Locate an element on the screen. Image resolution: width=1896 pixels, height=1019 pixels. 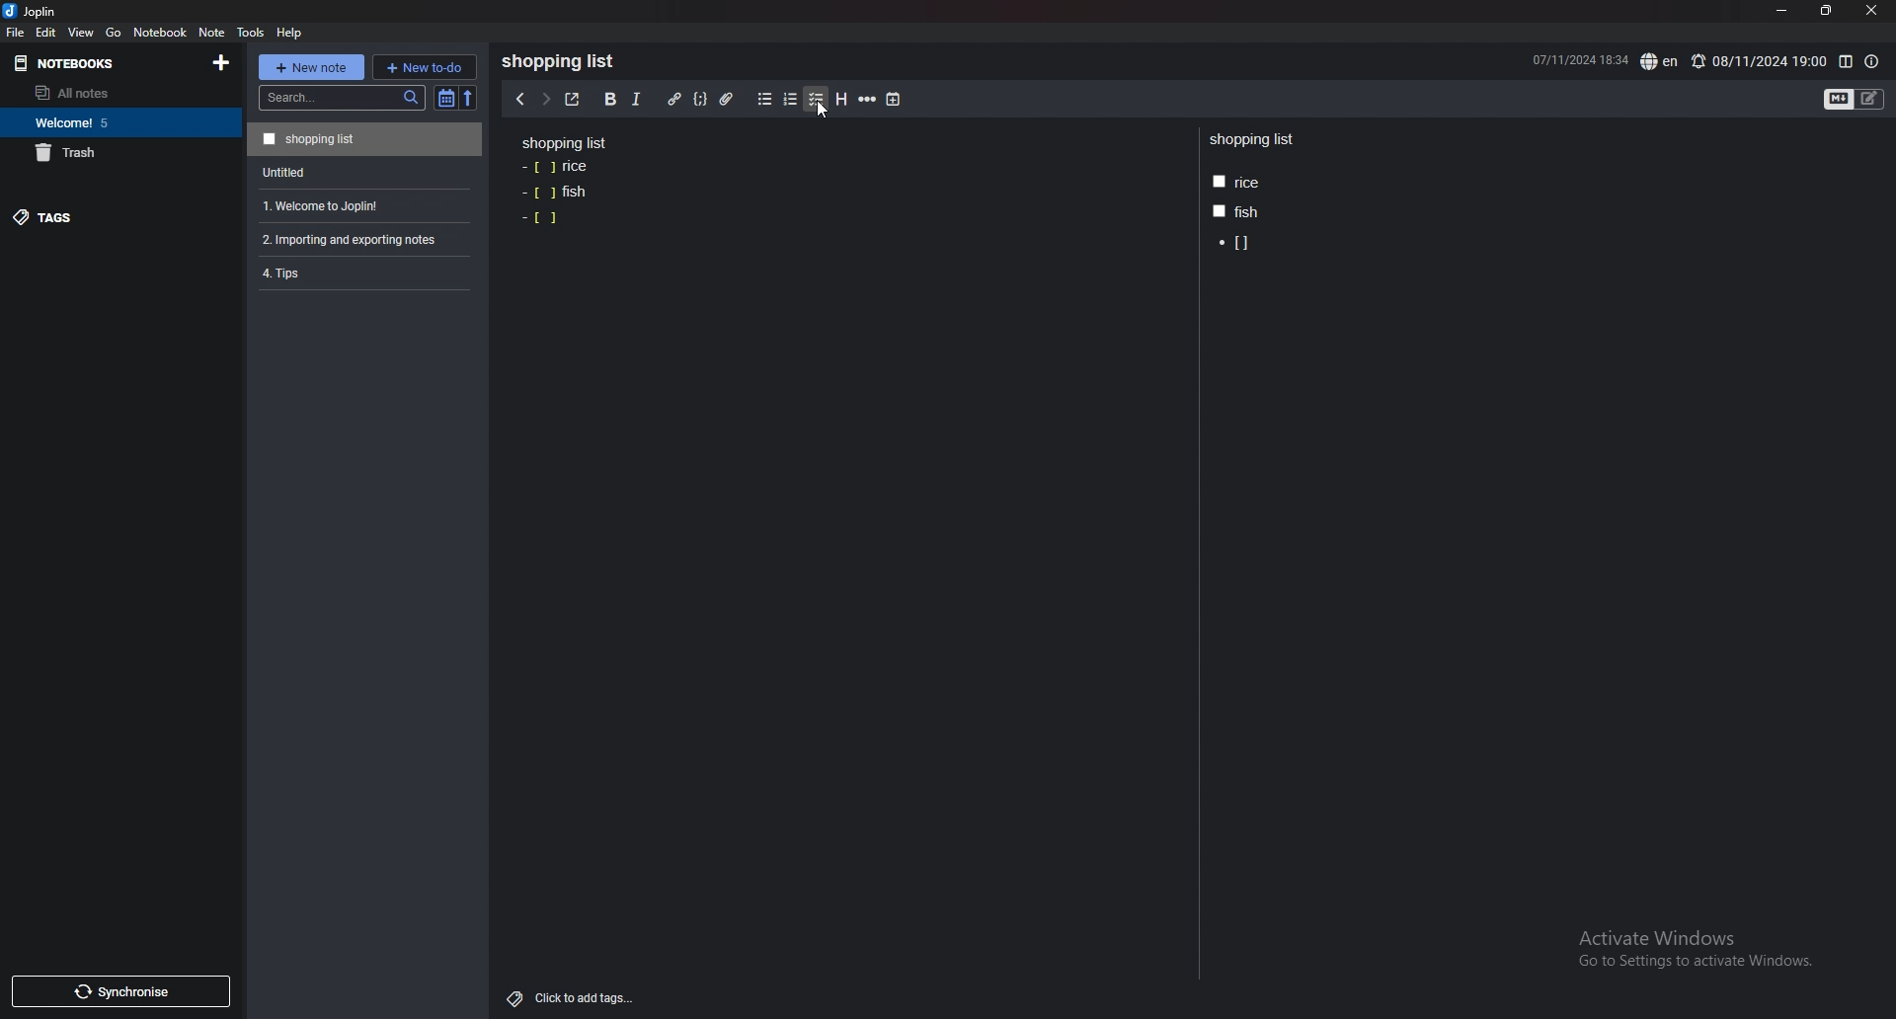
new note is located at coordinates (310, 67).